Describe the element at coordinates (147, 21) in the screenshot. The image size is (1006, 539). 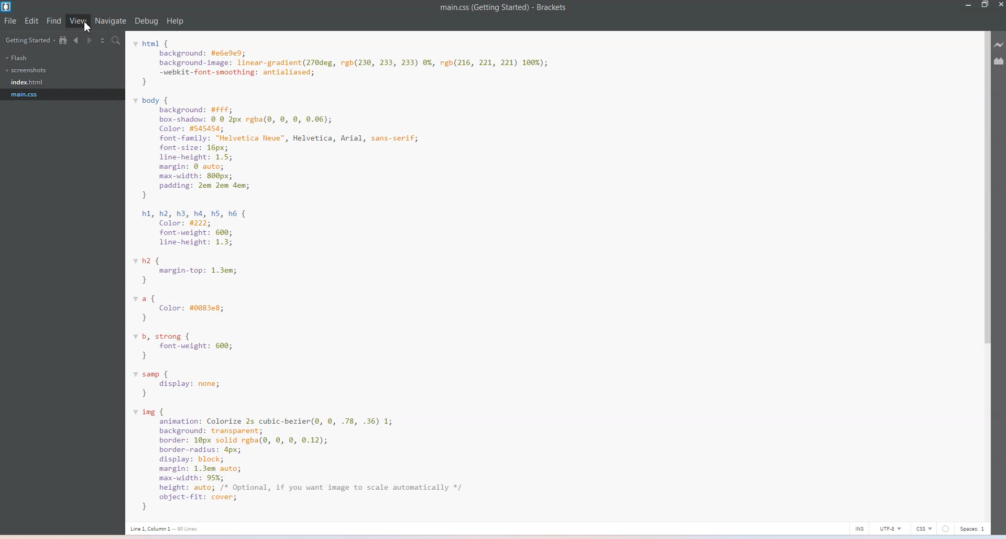
I see `Debug` at that location.